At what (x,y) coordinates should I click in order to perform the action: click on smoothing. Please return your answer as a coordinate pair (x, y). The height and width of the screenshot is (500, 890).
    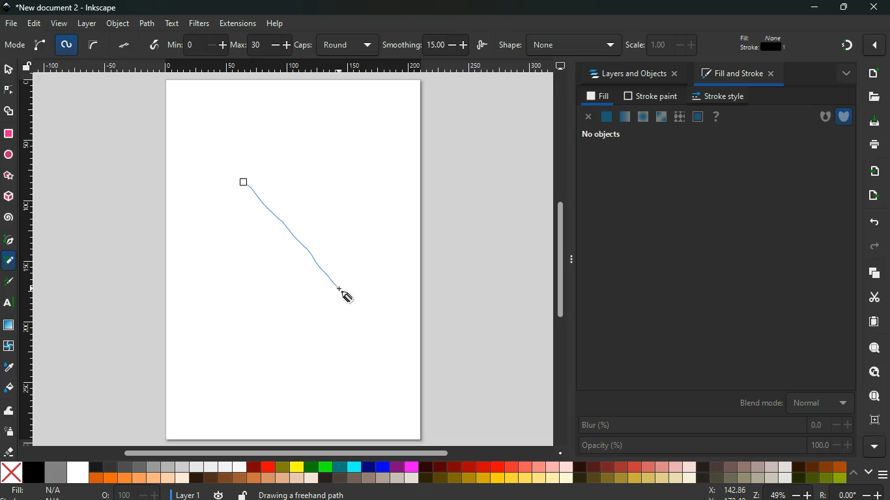
    Looking at the image, I should click on (425, 44).